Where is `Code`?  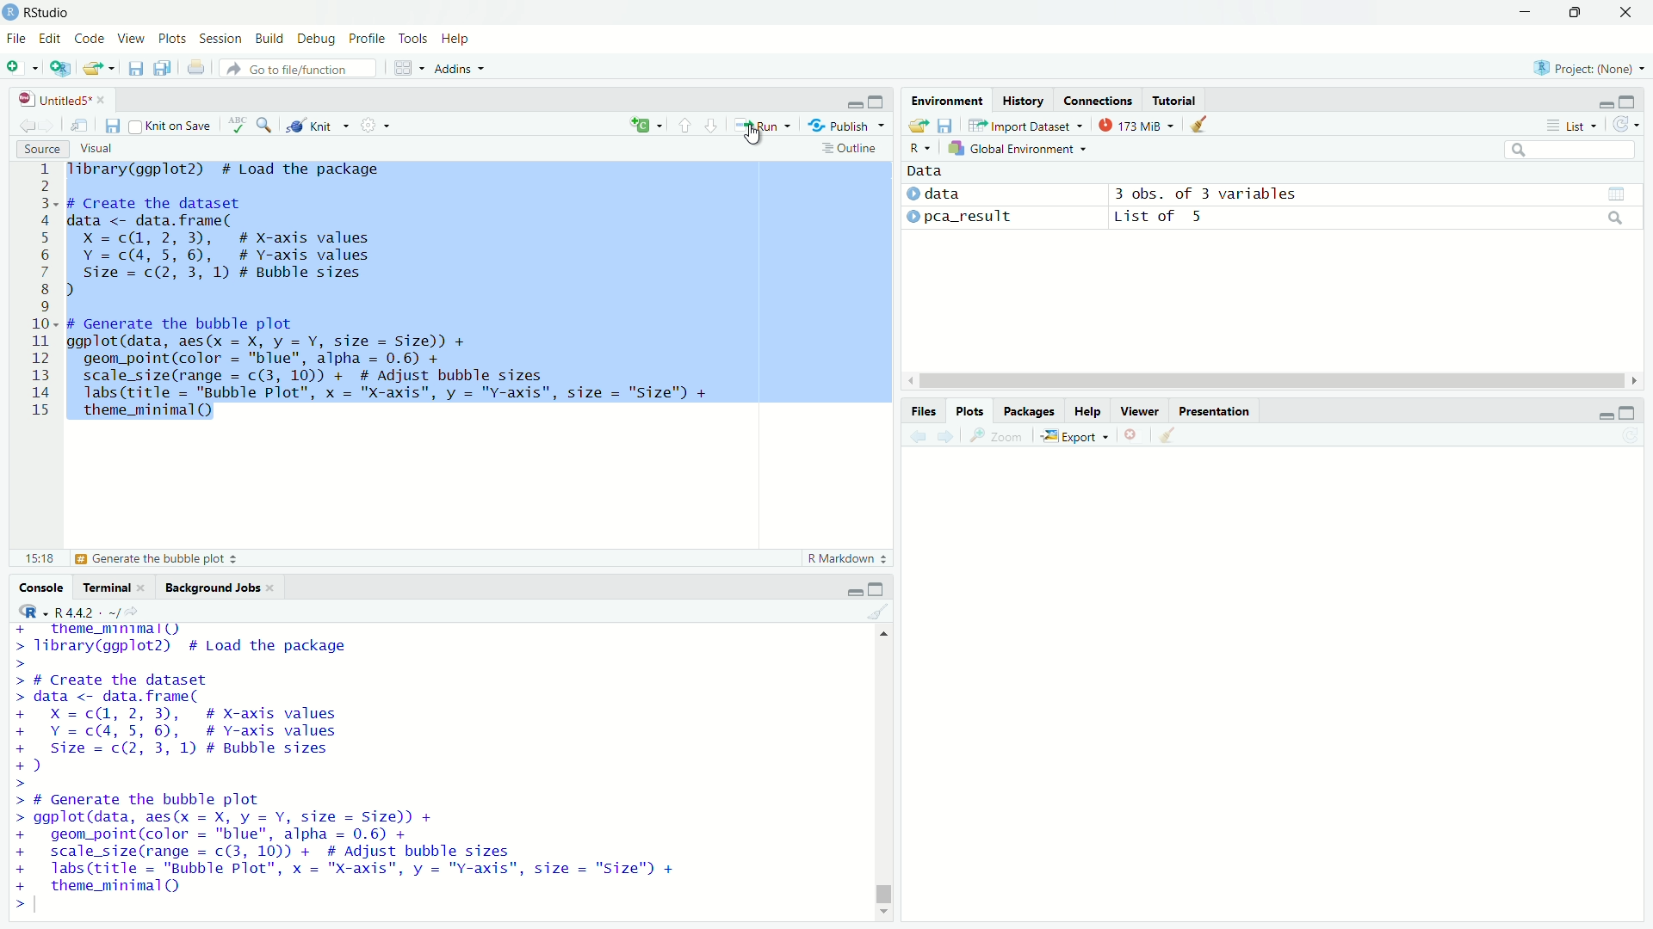
Code is located at coordinates (93, 40).